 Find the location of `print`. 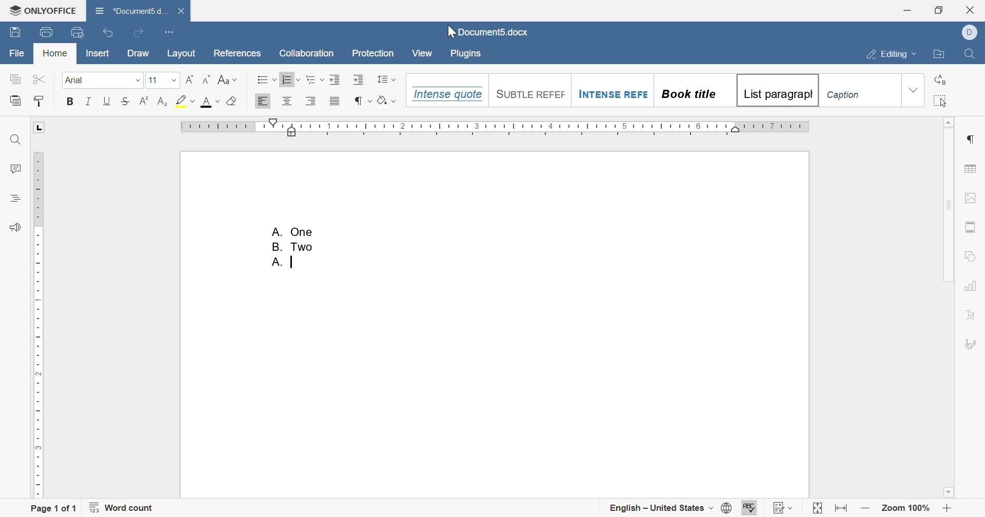

print is located at coordinates (48, 31).